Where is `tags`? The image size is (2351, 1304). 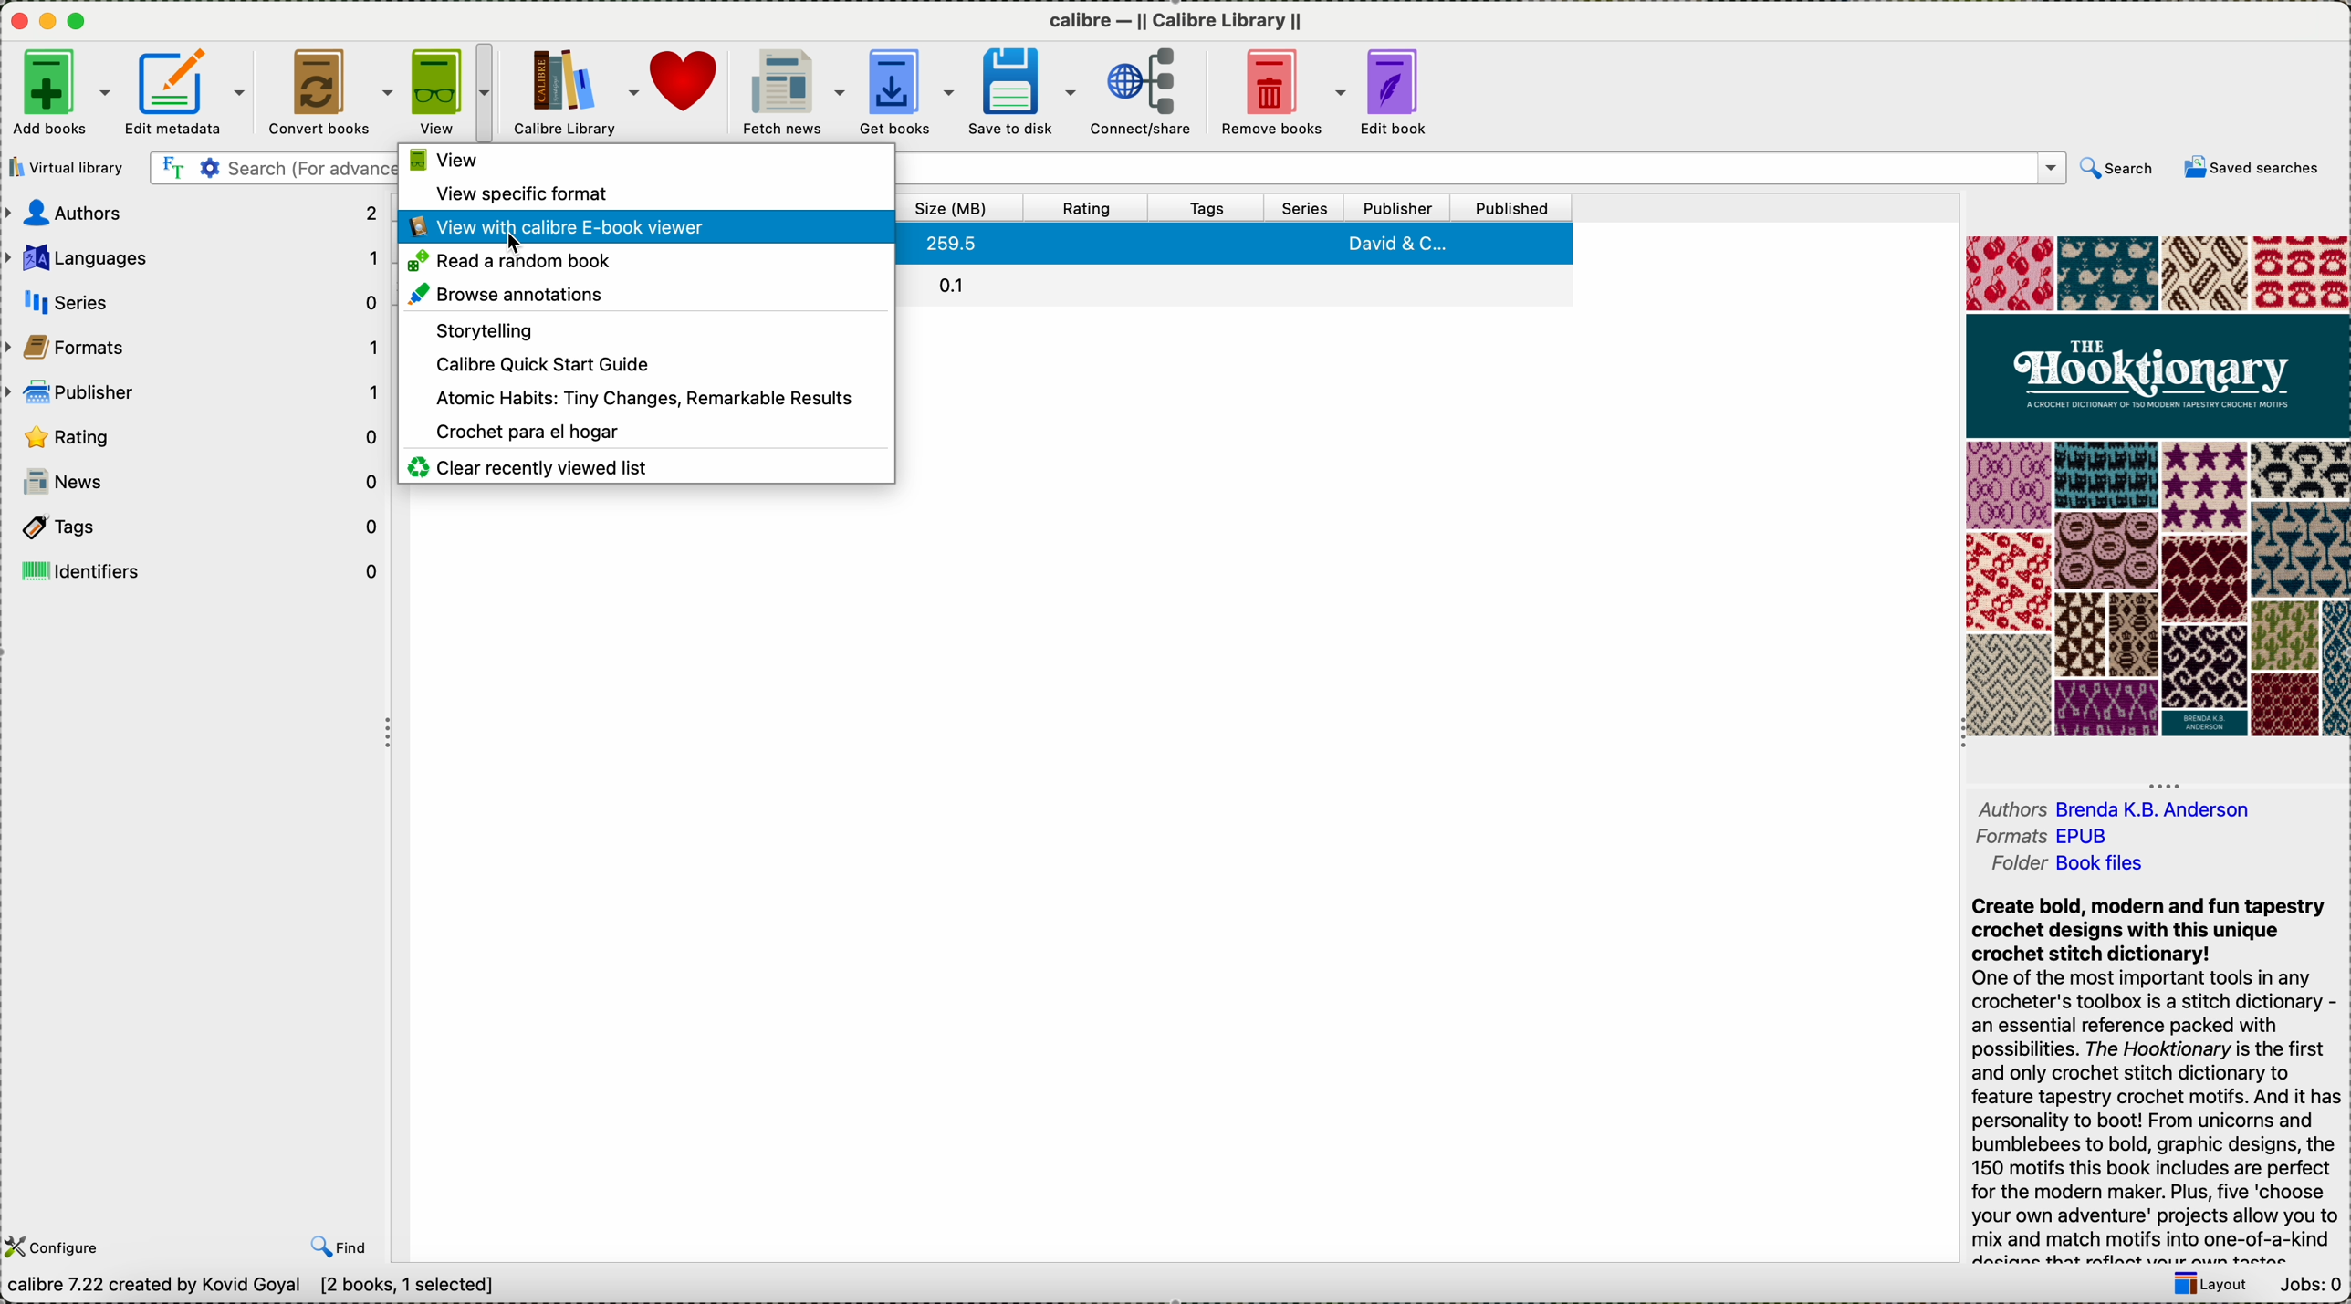 tags is located at coordinates (193, 526).